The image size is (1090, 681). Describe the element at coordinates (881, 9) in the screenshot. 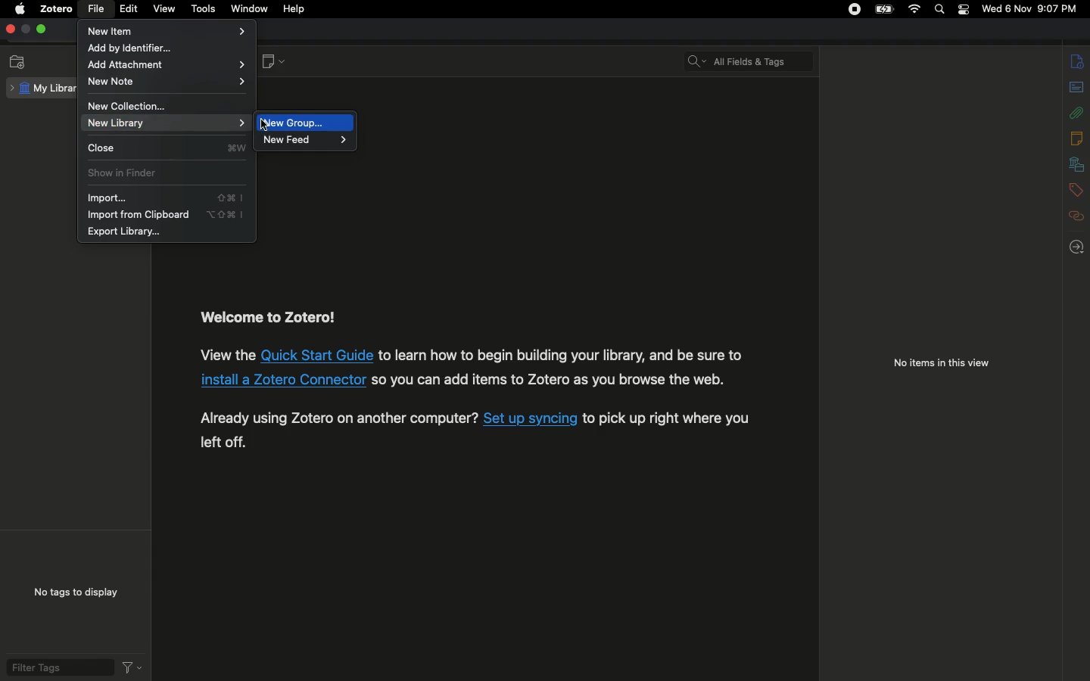

I see `Charge` at that location.